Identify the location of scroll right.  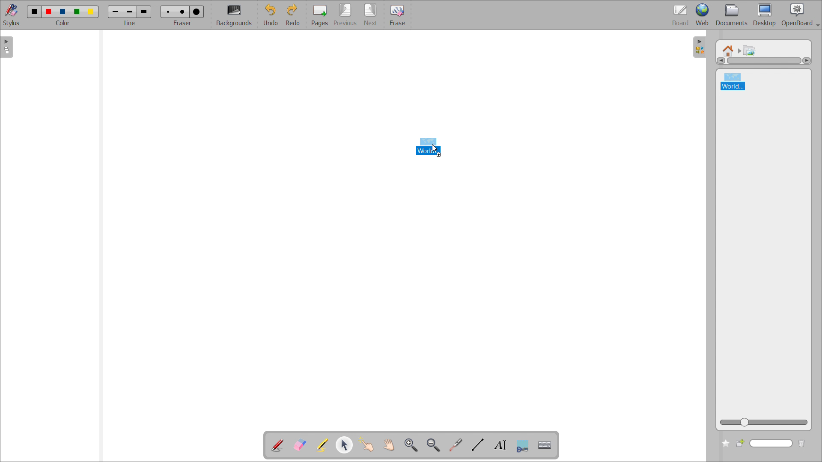
(807, 60).